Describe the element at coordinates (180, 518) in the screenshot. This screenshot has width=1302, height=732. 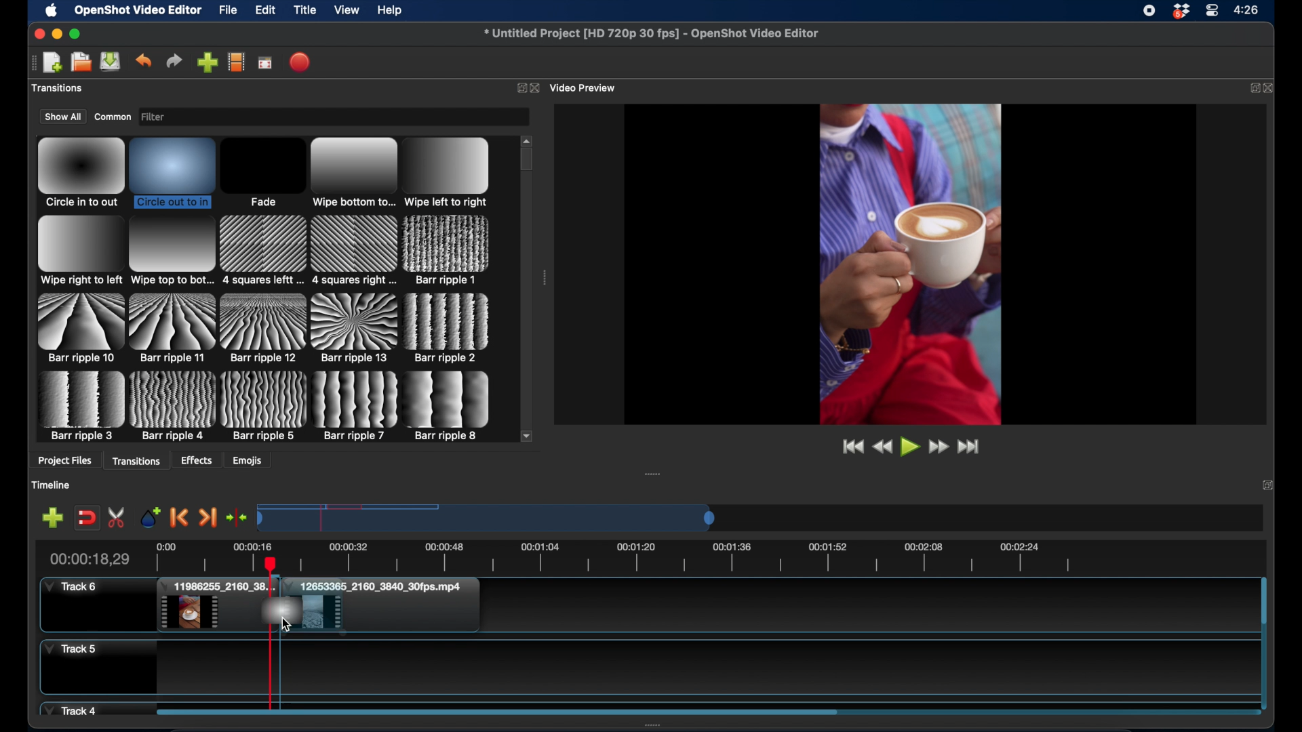
I see `previous marker` at that location.